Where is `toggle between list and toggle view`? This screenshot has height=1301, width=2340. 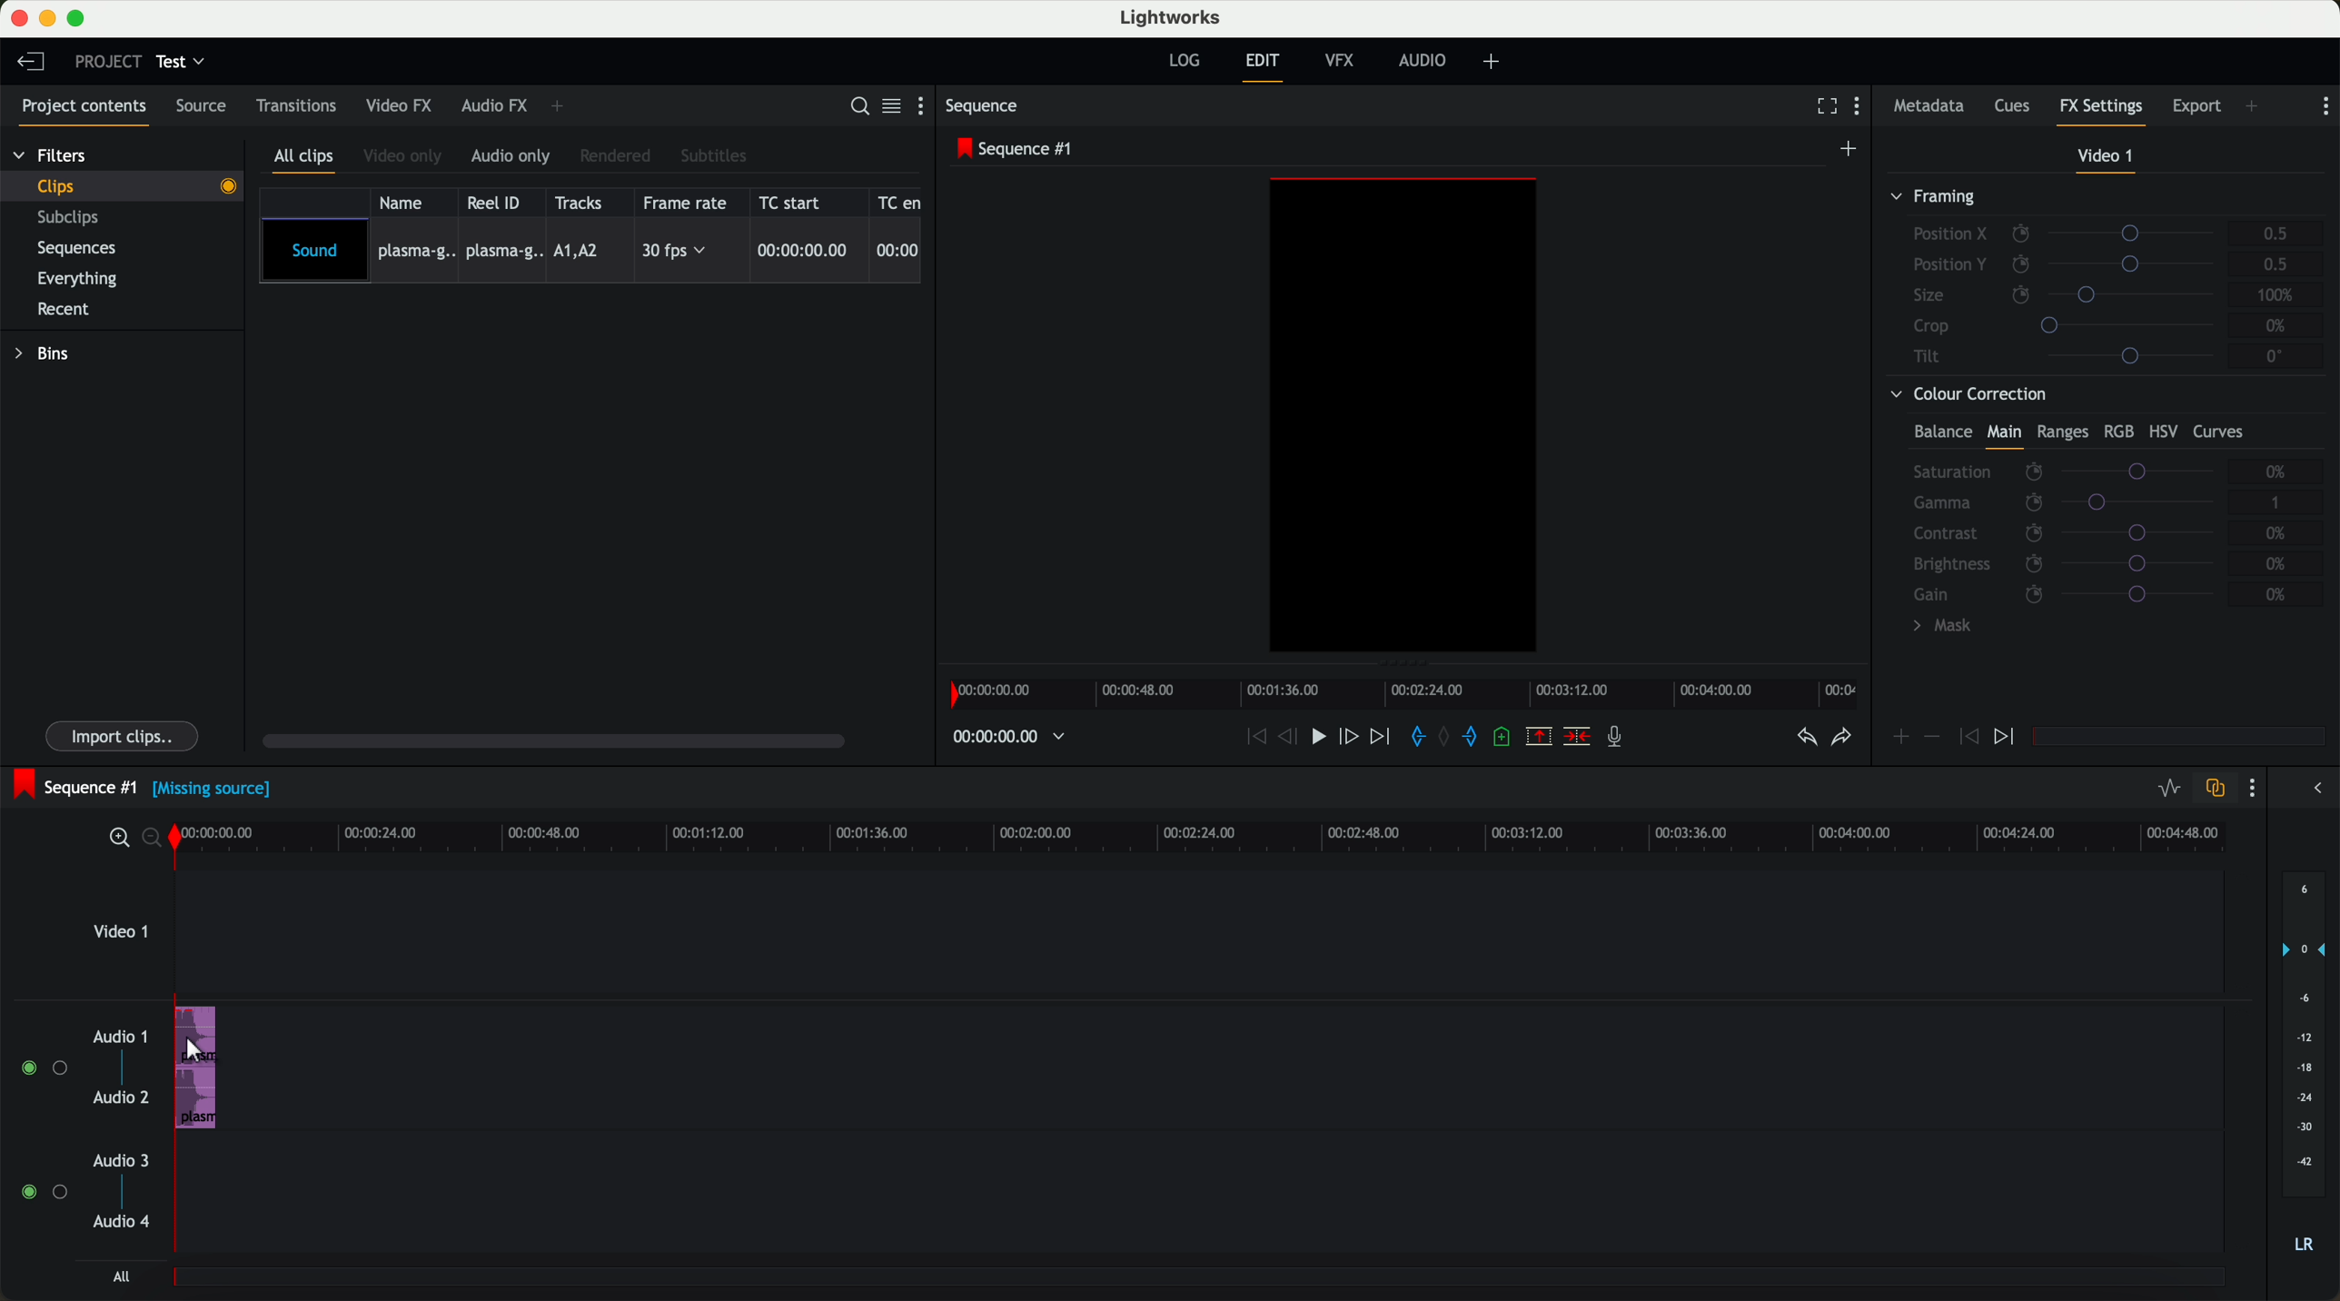
toggle between list and toggle view is located at coordinates (893, 107).